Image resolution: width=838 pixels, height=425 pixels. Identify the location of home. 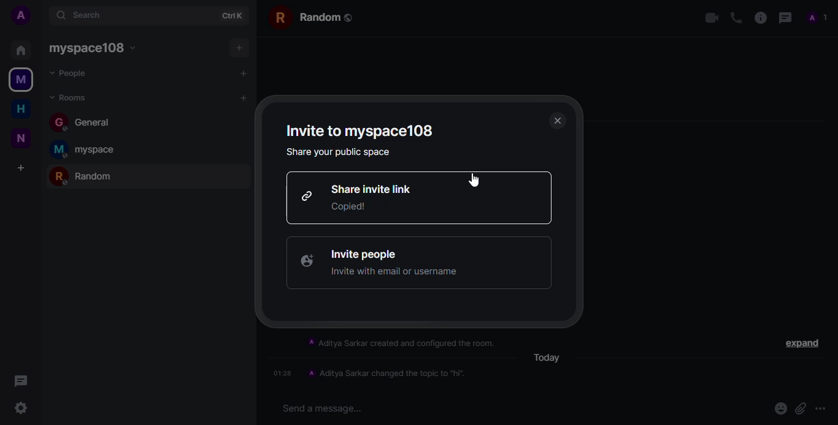
(20, 110).